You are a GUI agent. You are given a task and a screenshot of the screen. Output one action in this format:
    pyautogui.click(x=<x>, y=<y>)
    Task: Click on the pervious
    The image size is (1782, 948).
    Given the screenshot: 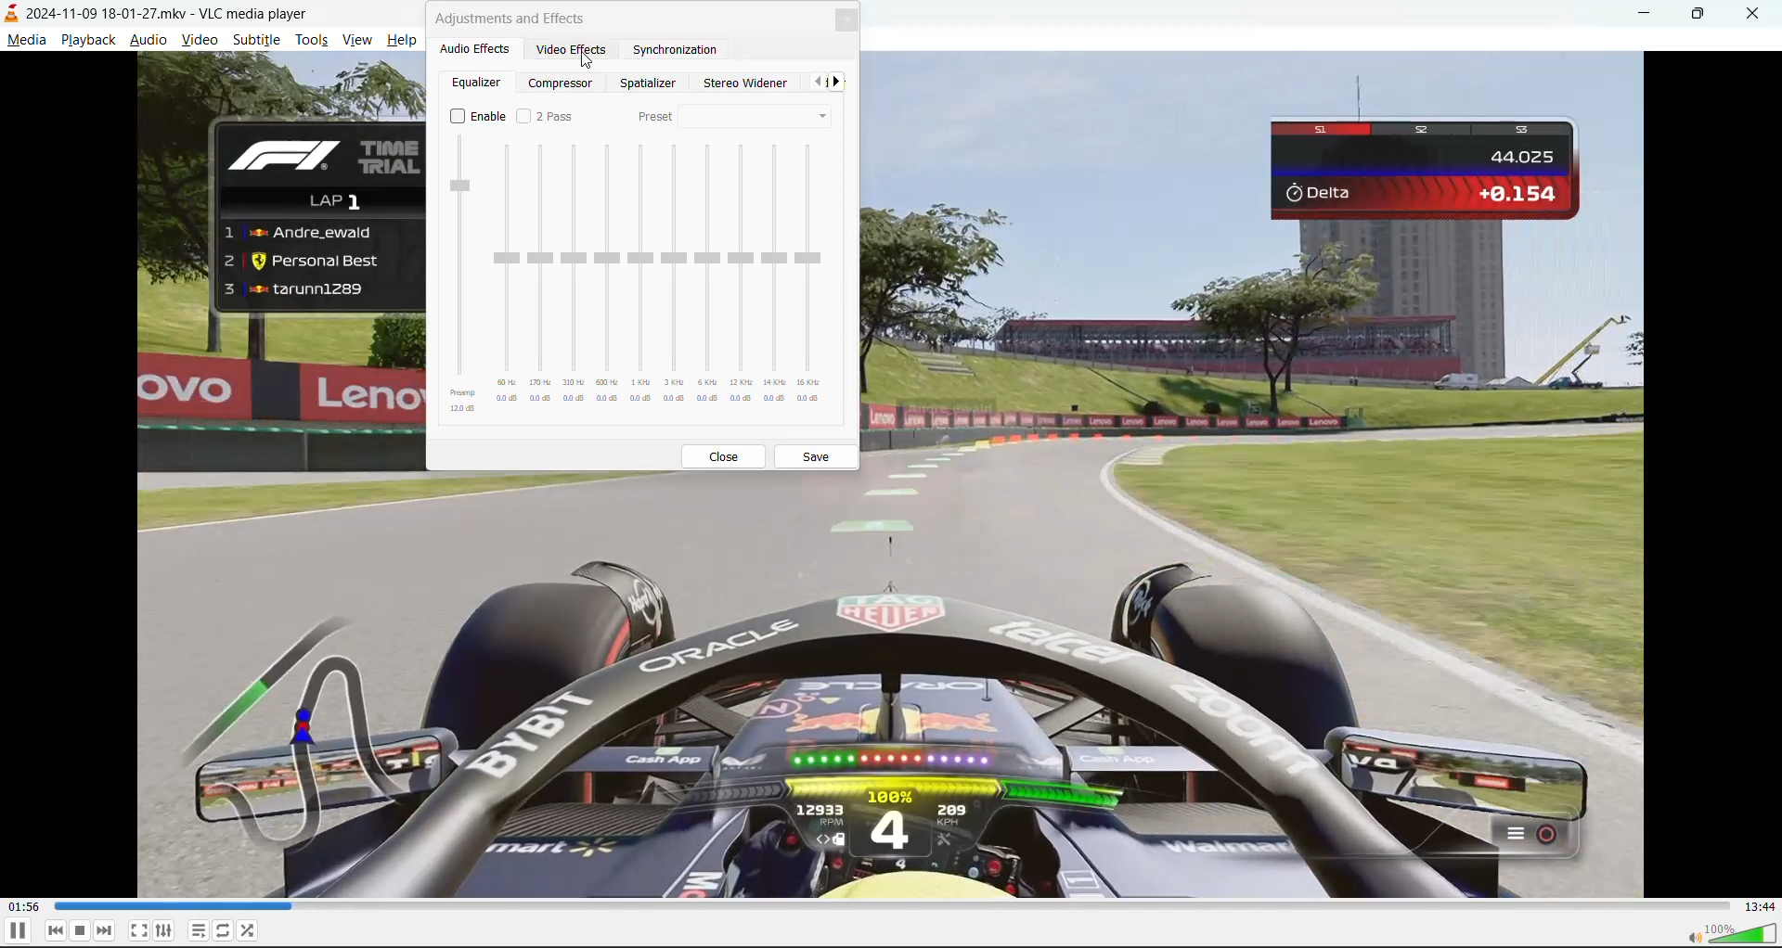 What is the action you would take?
    pyautogui.click(x=822, y=85)
    